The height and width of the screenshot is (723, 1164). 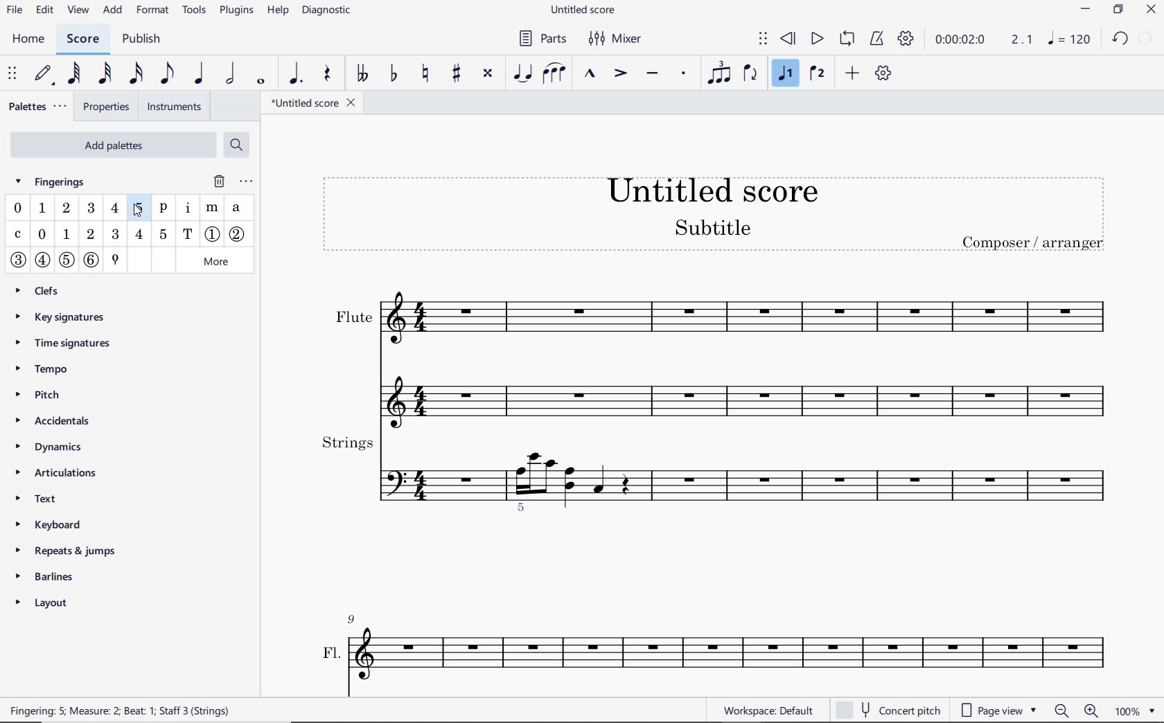 I want to click on repeats & jumps, so click(x=76, y=549).